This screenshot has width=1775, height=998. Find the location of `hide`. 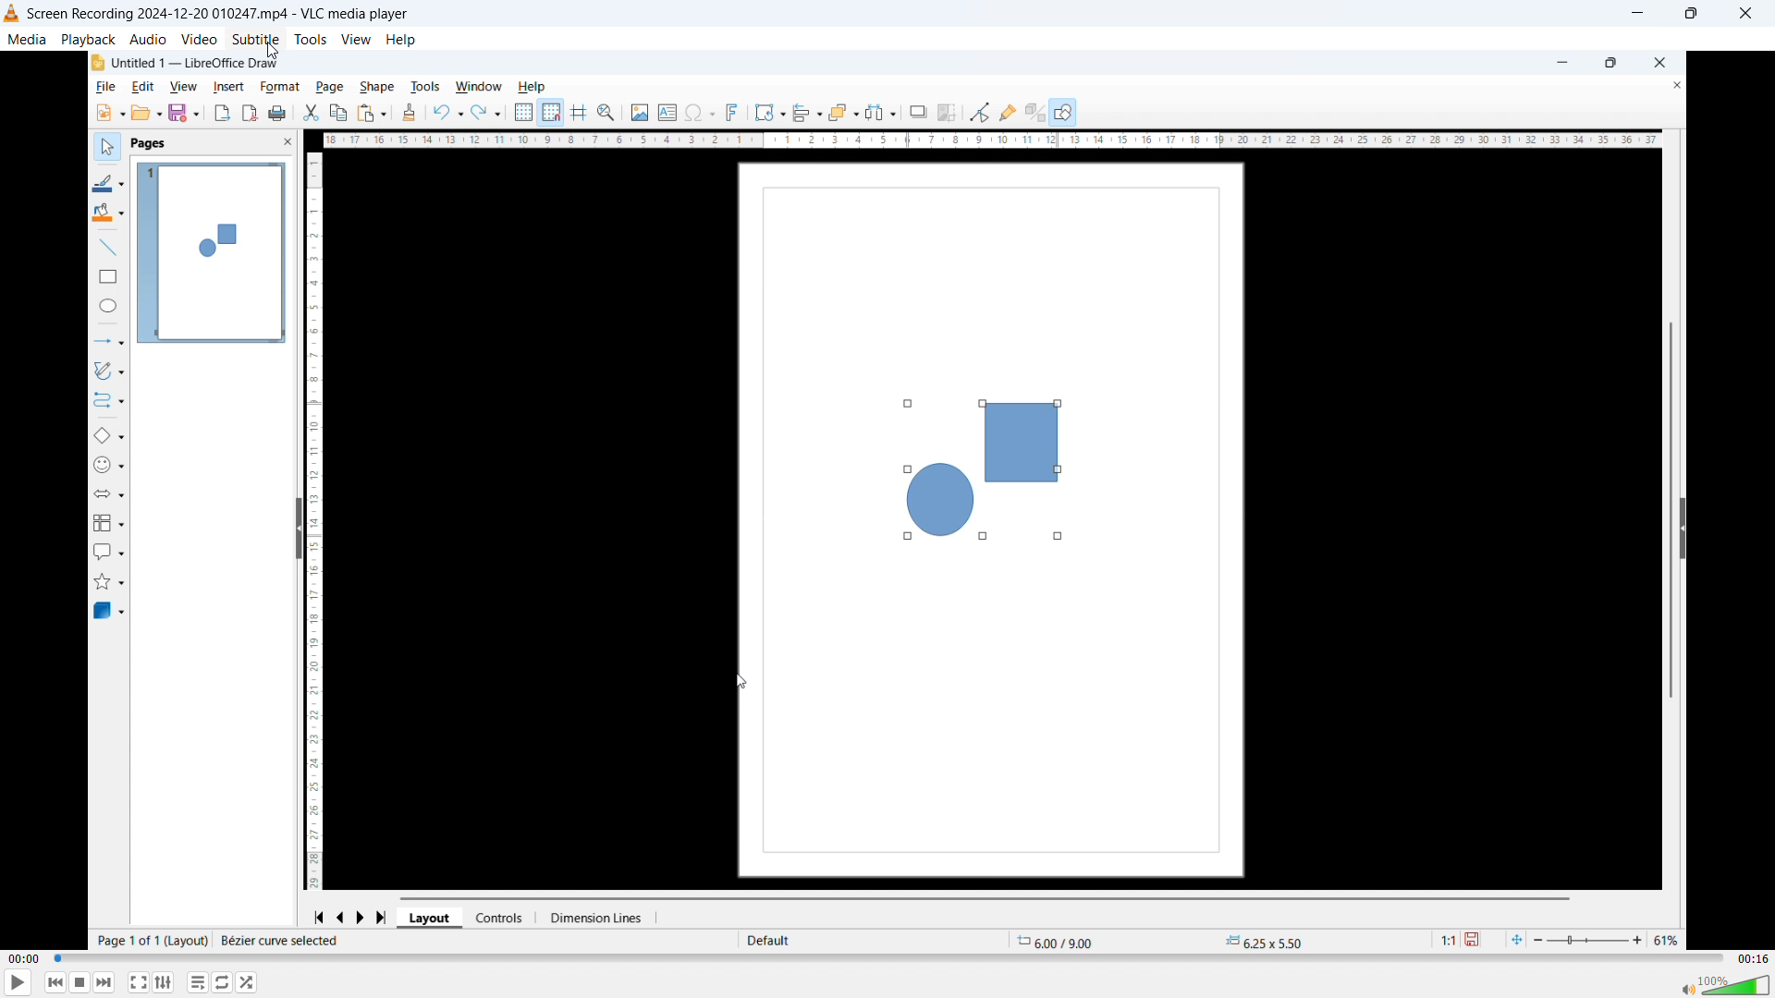

hide is located at coordinates (296, 529).